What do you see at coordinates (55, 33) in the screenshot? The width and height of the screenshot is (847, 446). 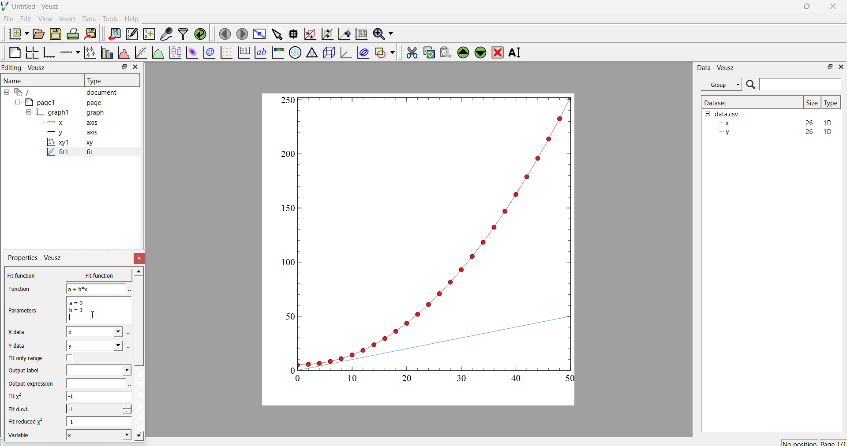 I see `Save` at bounding box center [55, 33].